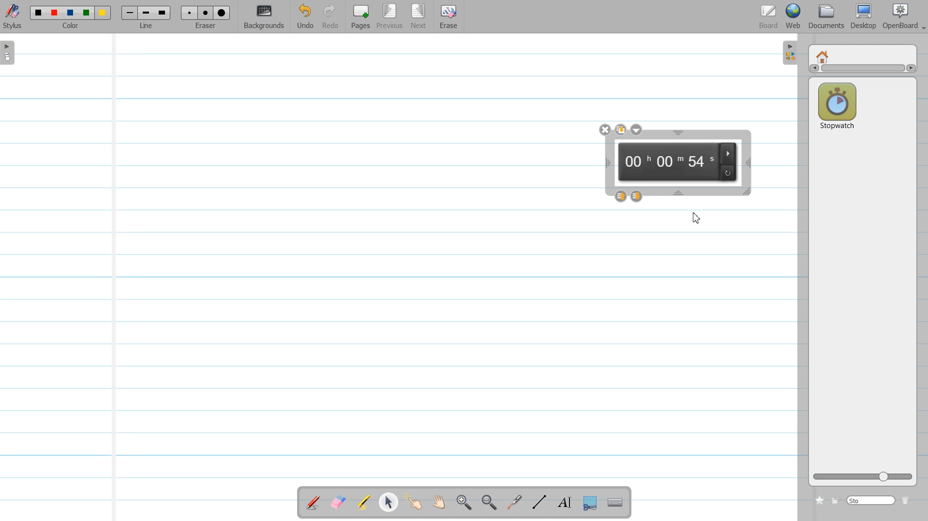  Describe the element at coordinates (620, 130) in the screenshot. I see `Duplicate ` at that location.